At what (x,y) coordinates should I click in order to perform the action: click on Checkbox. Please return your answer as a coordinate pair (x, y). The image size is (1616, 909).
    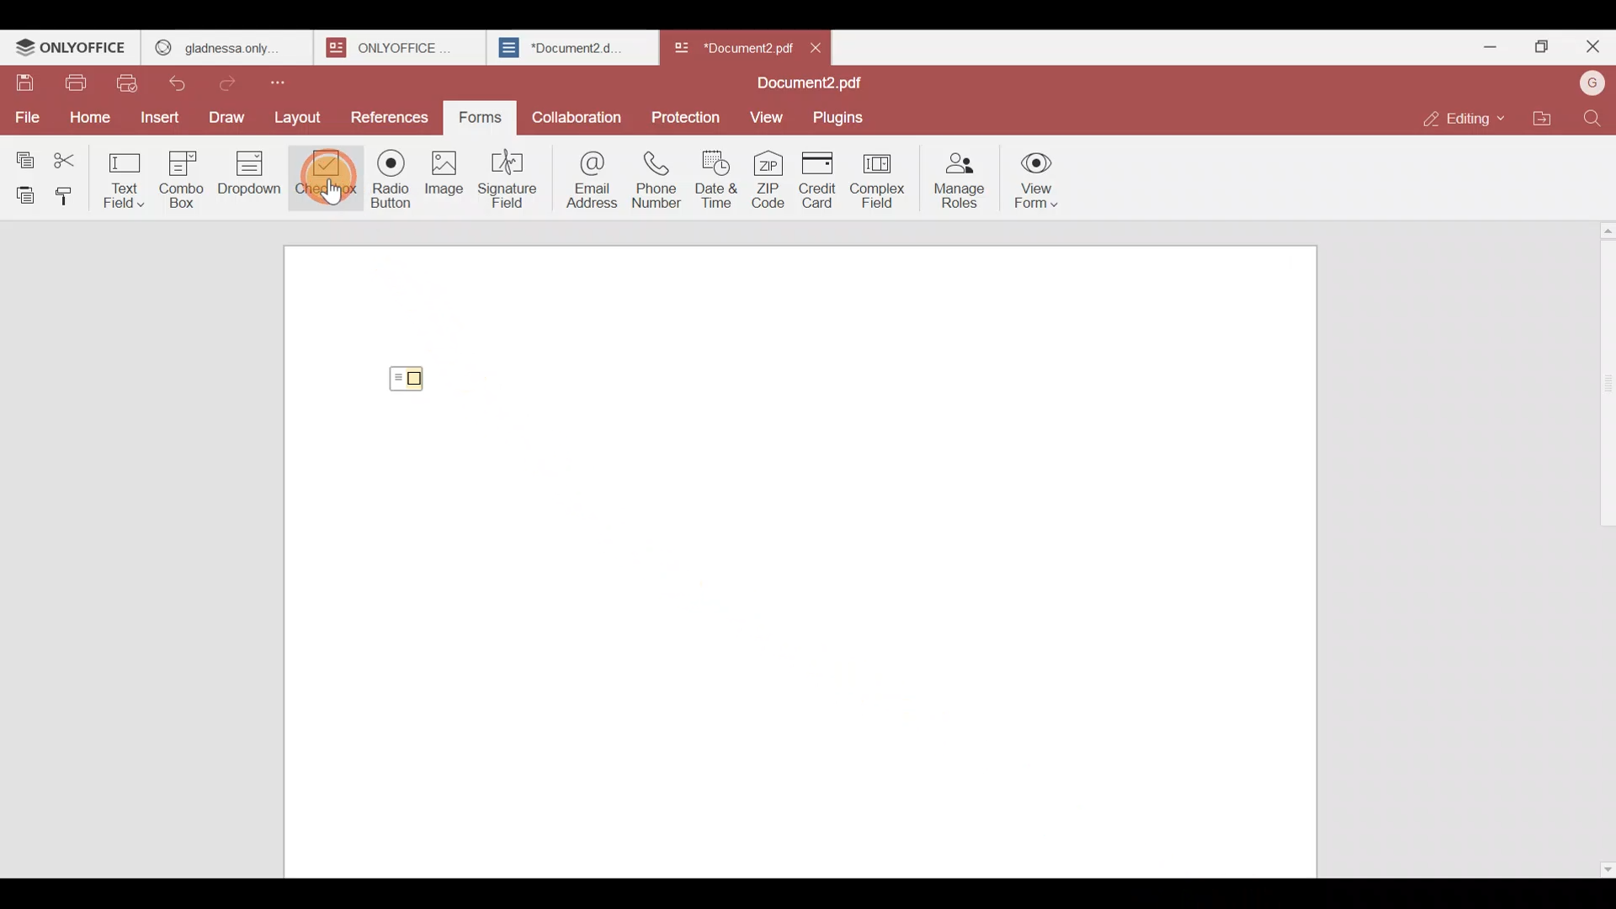
    Looking at the image, I should click on (410, 384).